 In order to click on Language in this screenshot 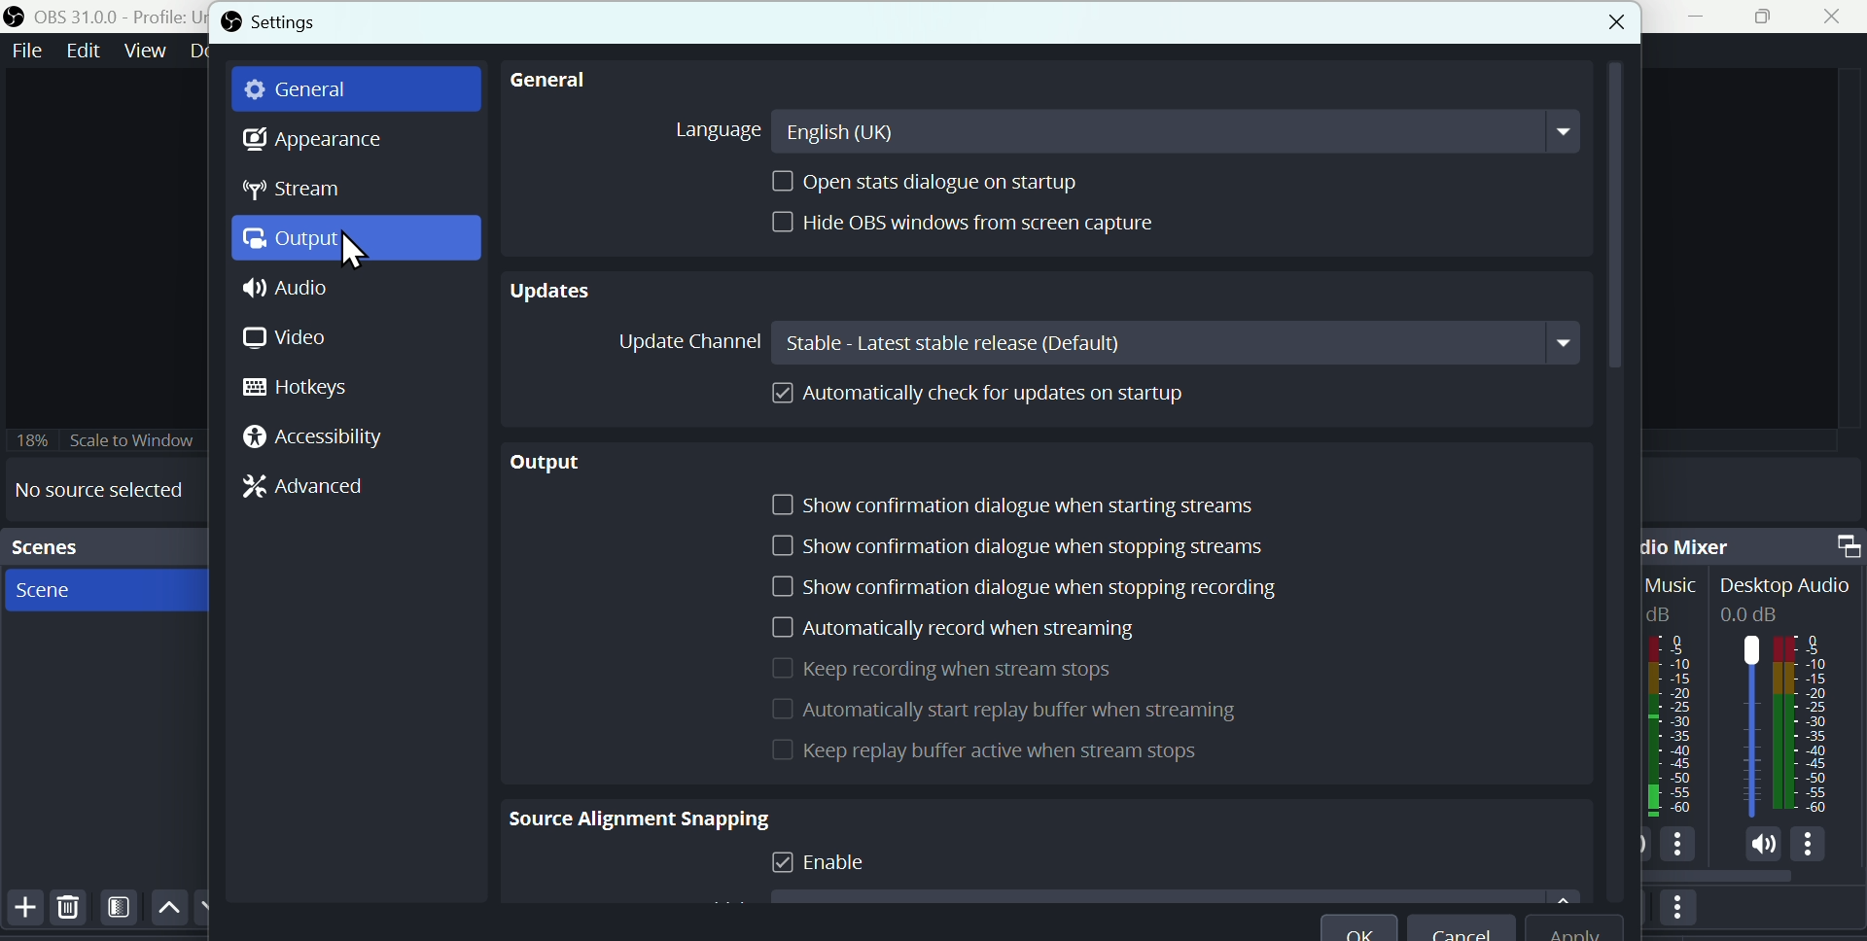, I will do `click(1120, 129)`.